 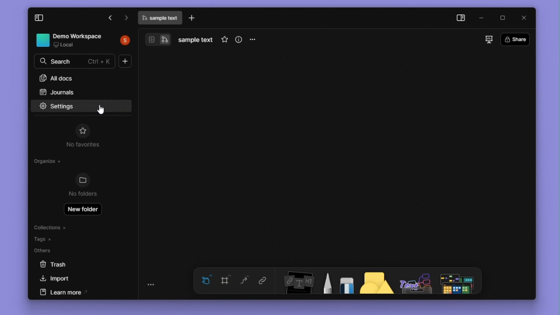 What do you see at coordinates (266, 280) in the screenshot?
I see `link` at bounding box center [266, 280].